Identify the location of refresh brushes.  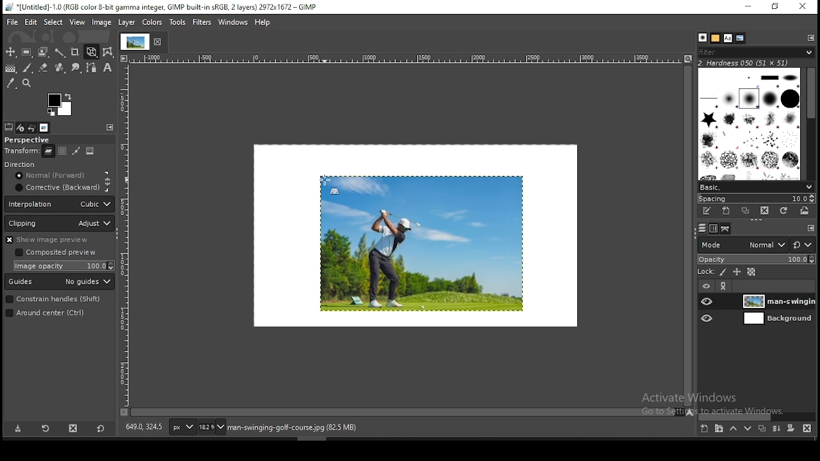
(784, 210).